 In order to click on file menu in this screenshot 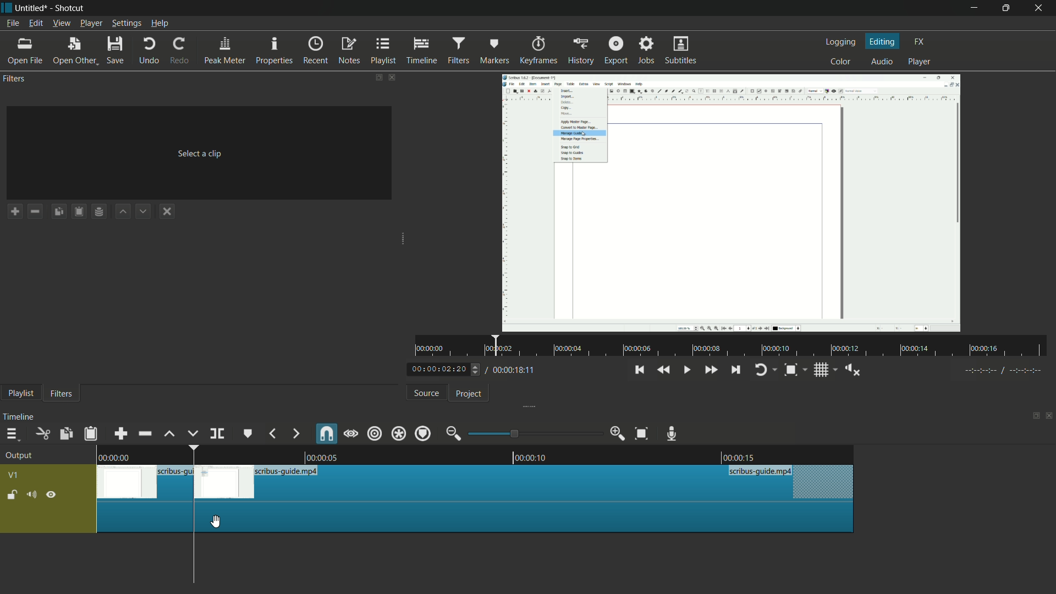, I will do `click(12, 23)`.